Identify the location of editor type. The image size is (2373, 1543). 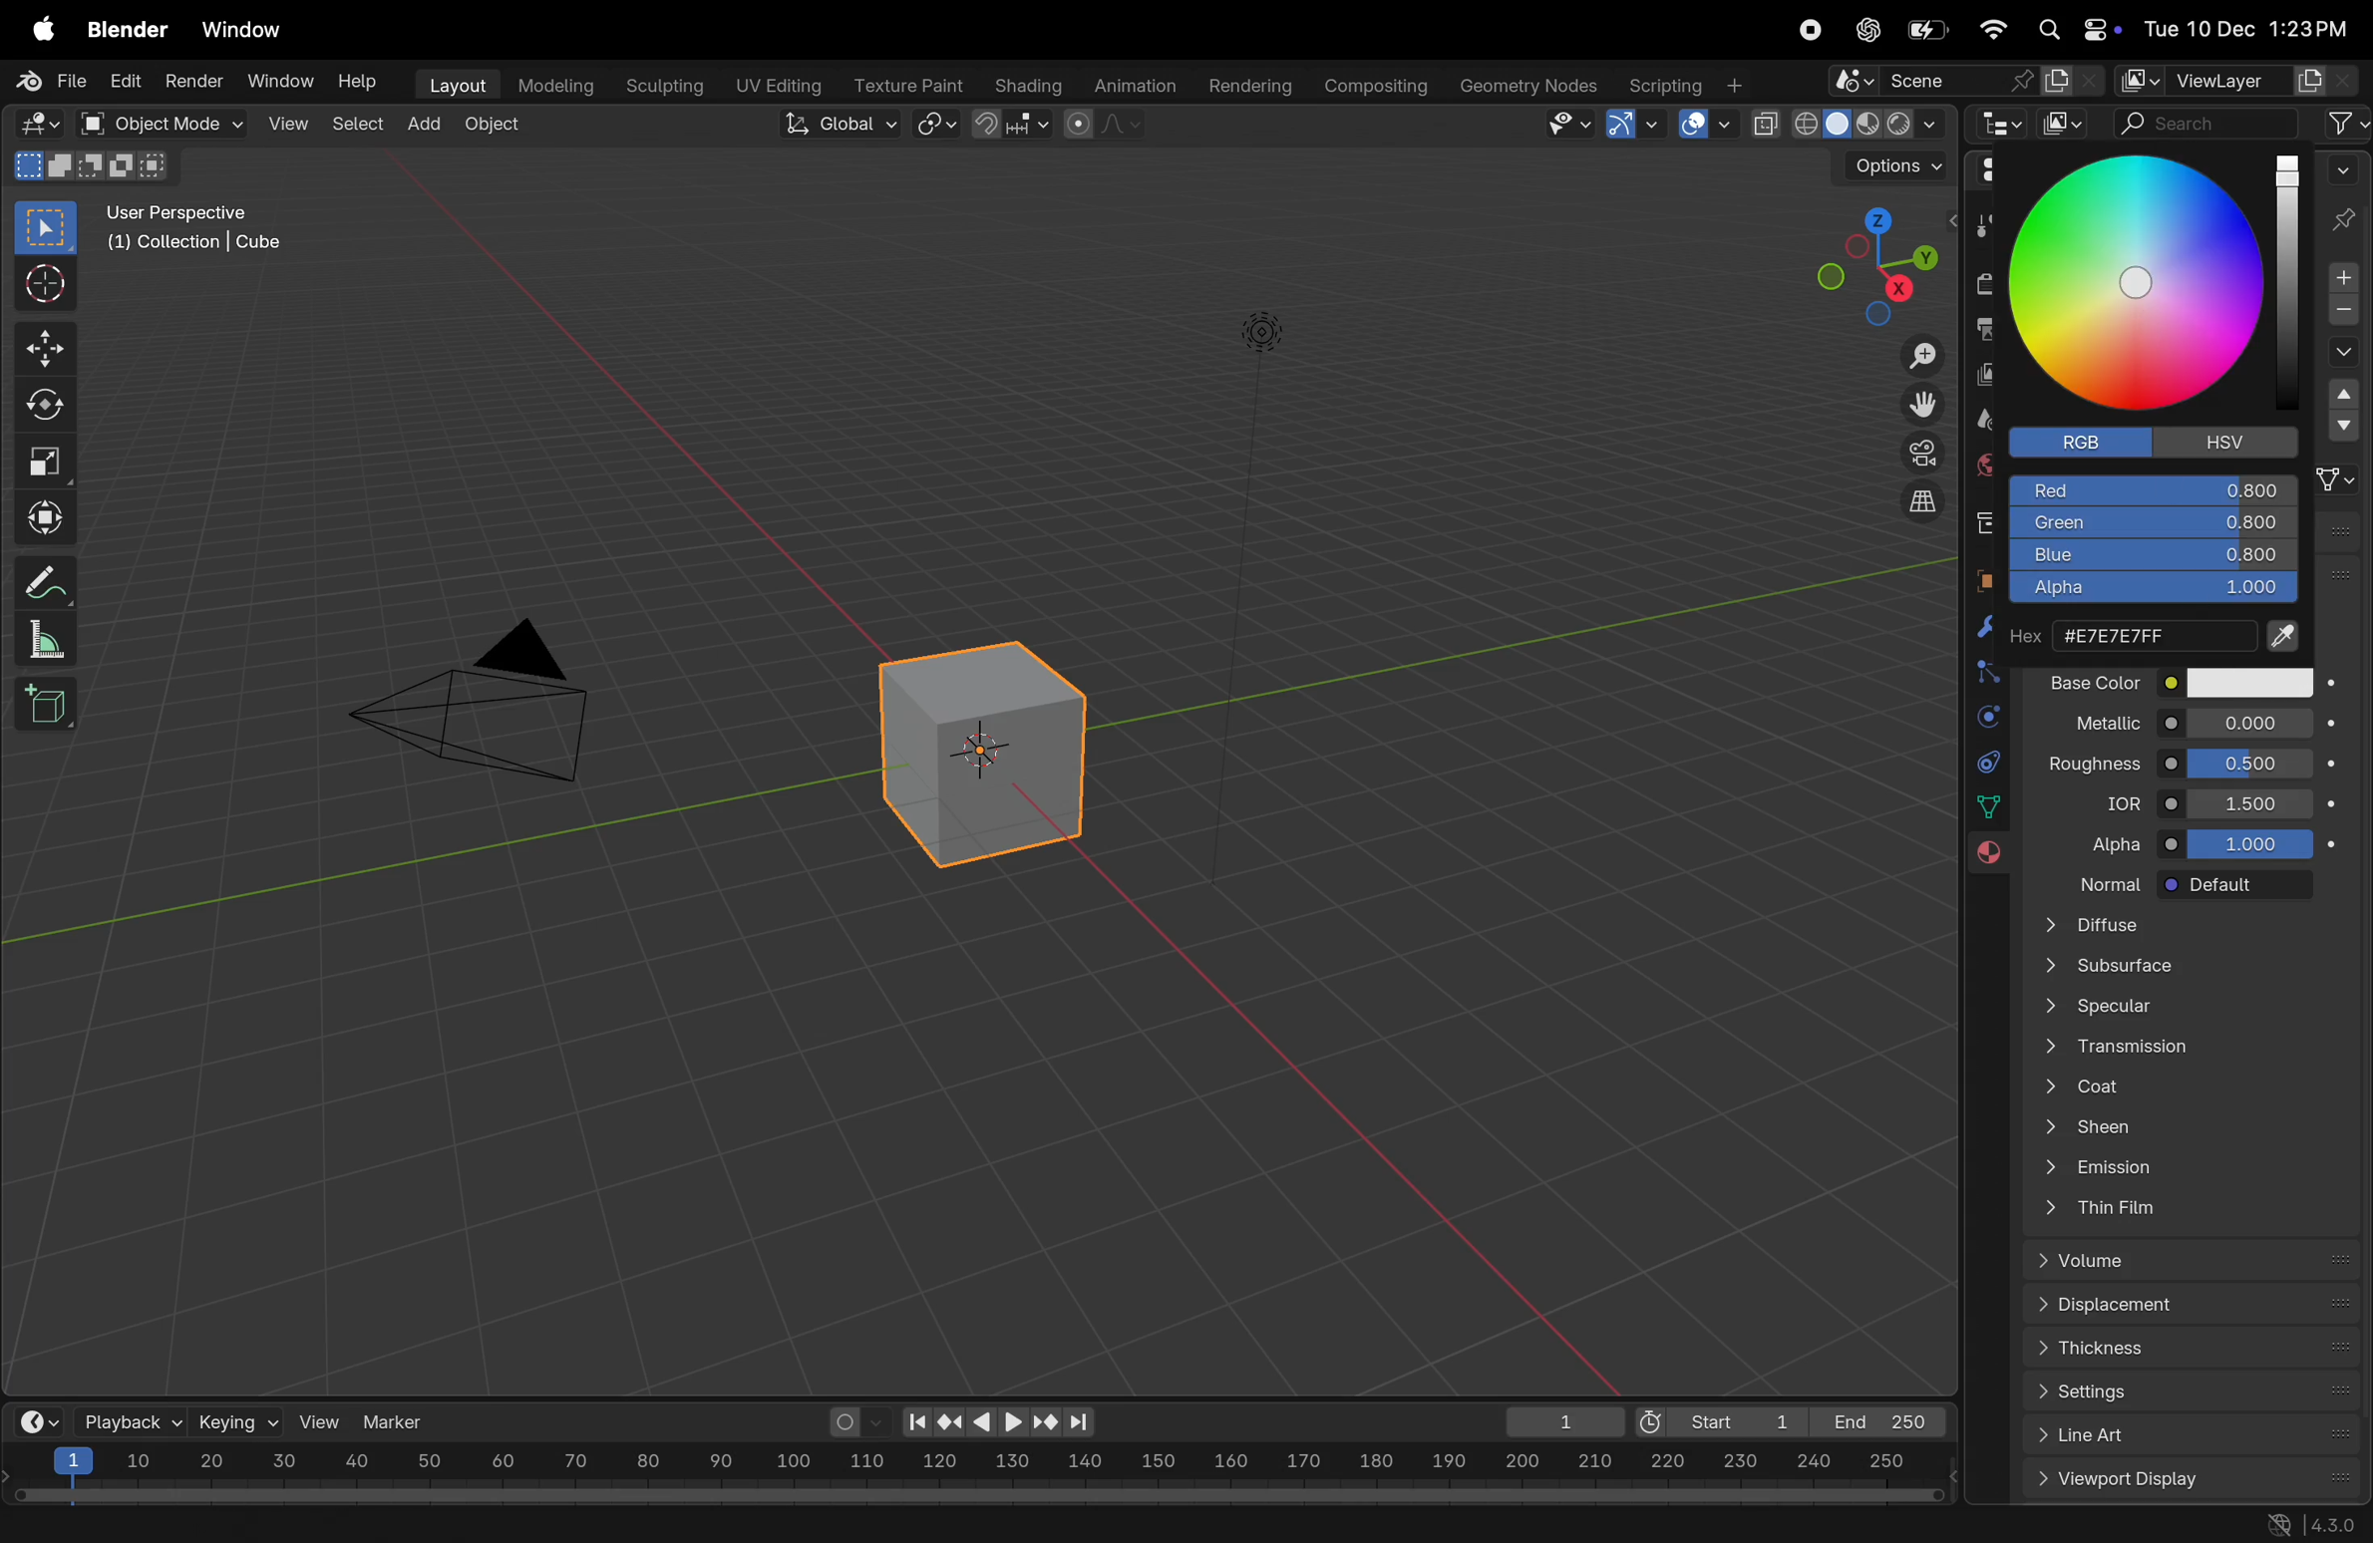
(2004, 127).